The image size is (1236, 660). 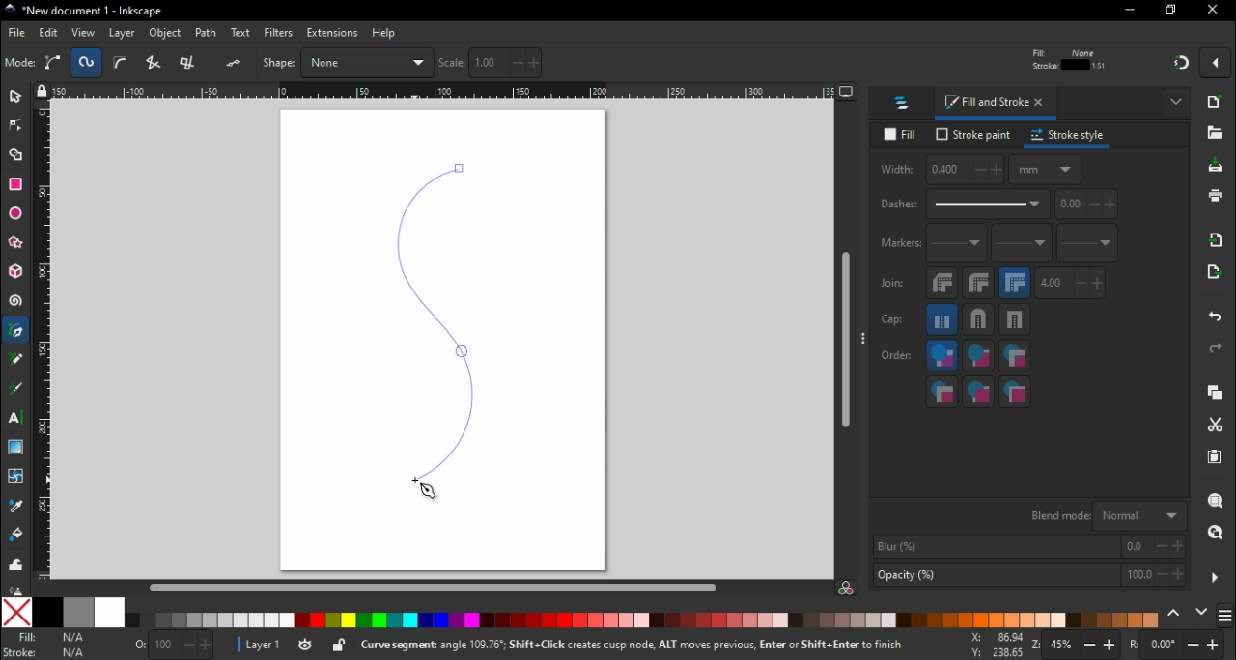 I want to click on horizontal ruler, so click(x=445, y=94).